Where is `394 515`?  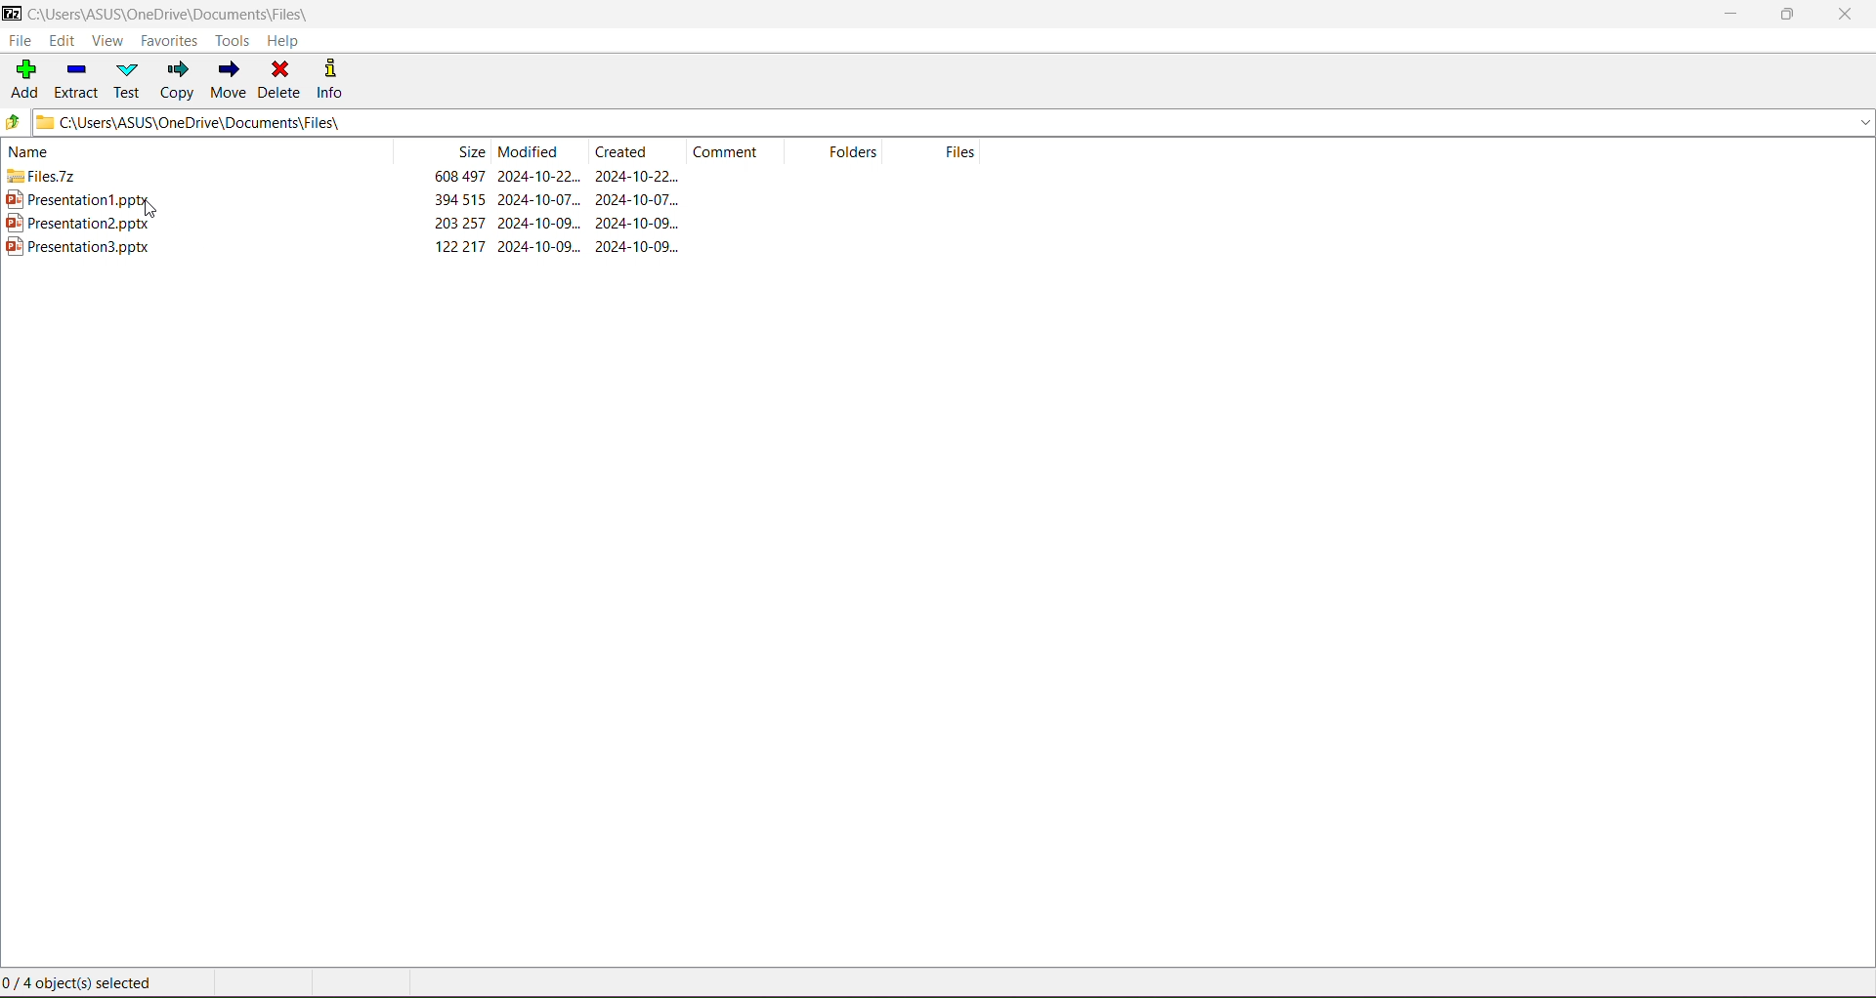
394 515 is located at coordinates (460, 199).